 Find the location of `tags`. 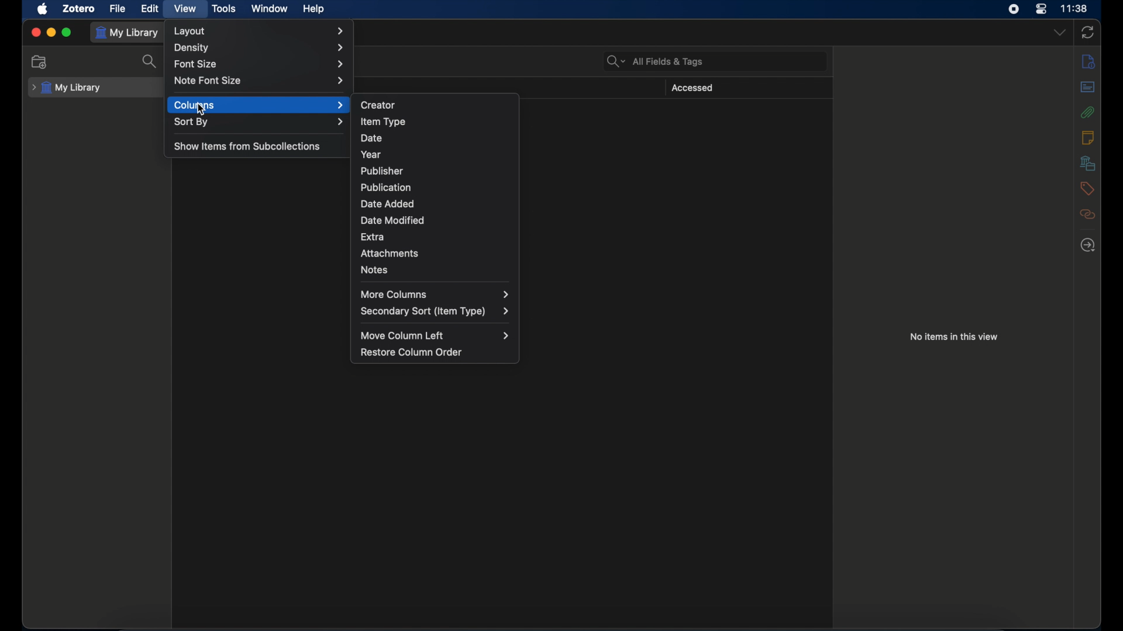

tags is located at coordinates (1088, 188).